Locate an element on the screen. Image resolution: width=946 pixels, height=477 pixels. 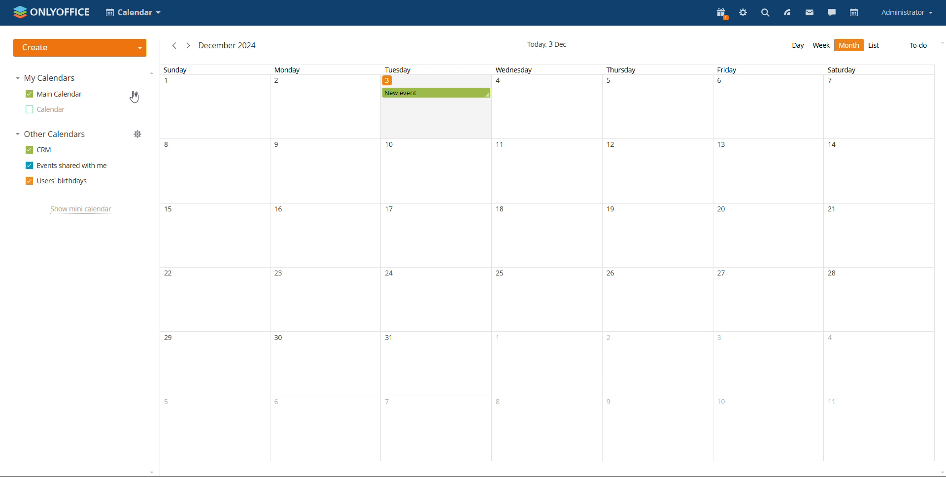
date is located at coordinates (547, 428).